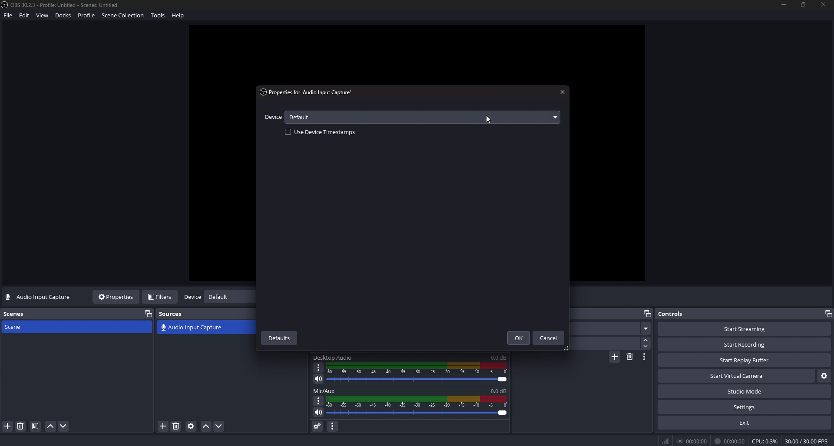 The width and height of the screenshot is (834, 446). I want to click on sources, so click(175, 314).